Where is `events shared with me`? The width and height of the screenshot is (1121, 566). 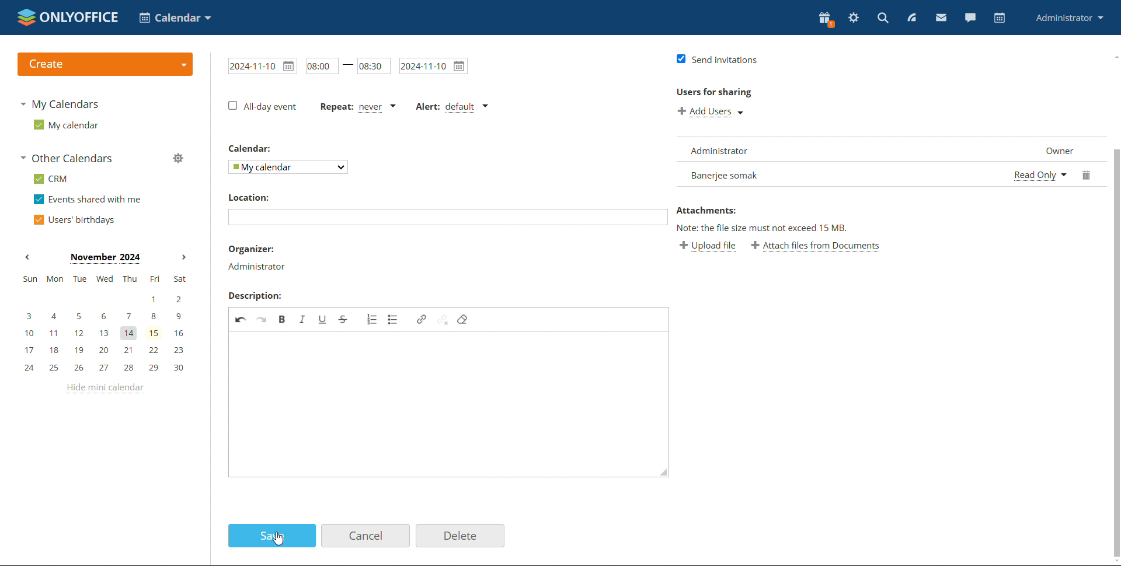 events shared with me is located at coordinates (88, 200).